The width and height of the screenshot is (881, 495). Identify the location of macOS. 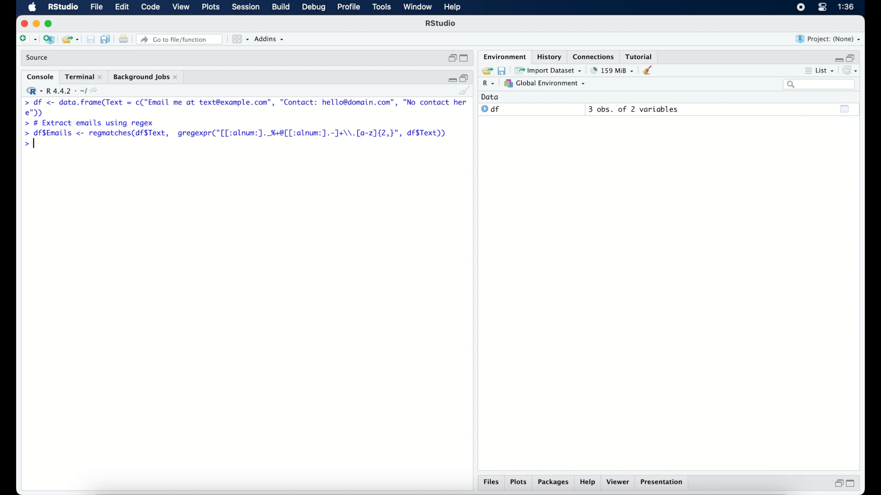
(33, 7).